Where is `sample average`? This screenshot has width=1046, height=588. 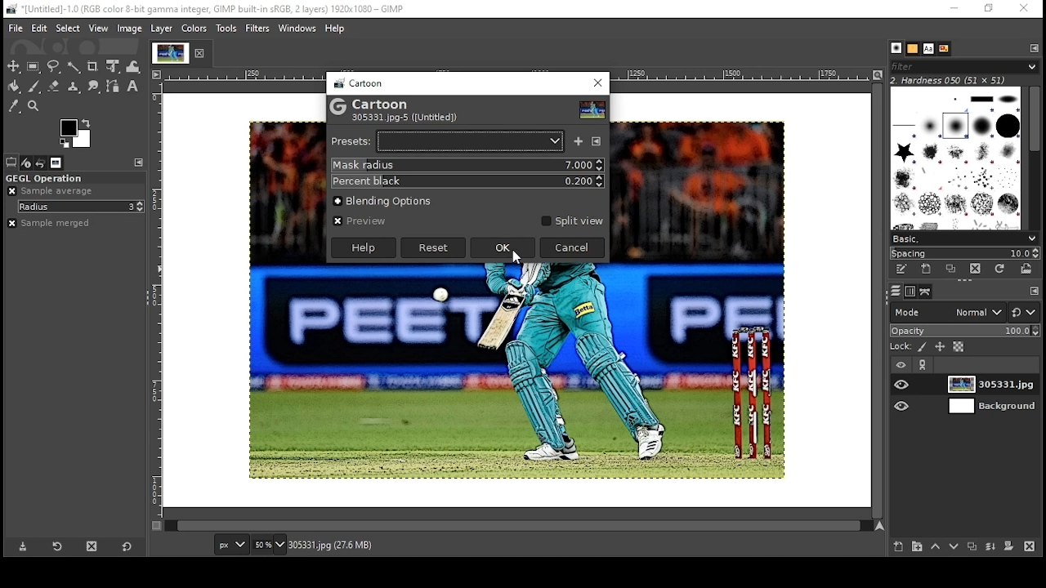
sample average is located at coordinates (60, 191).